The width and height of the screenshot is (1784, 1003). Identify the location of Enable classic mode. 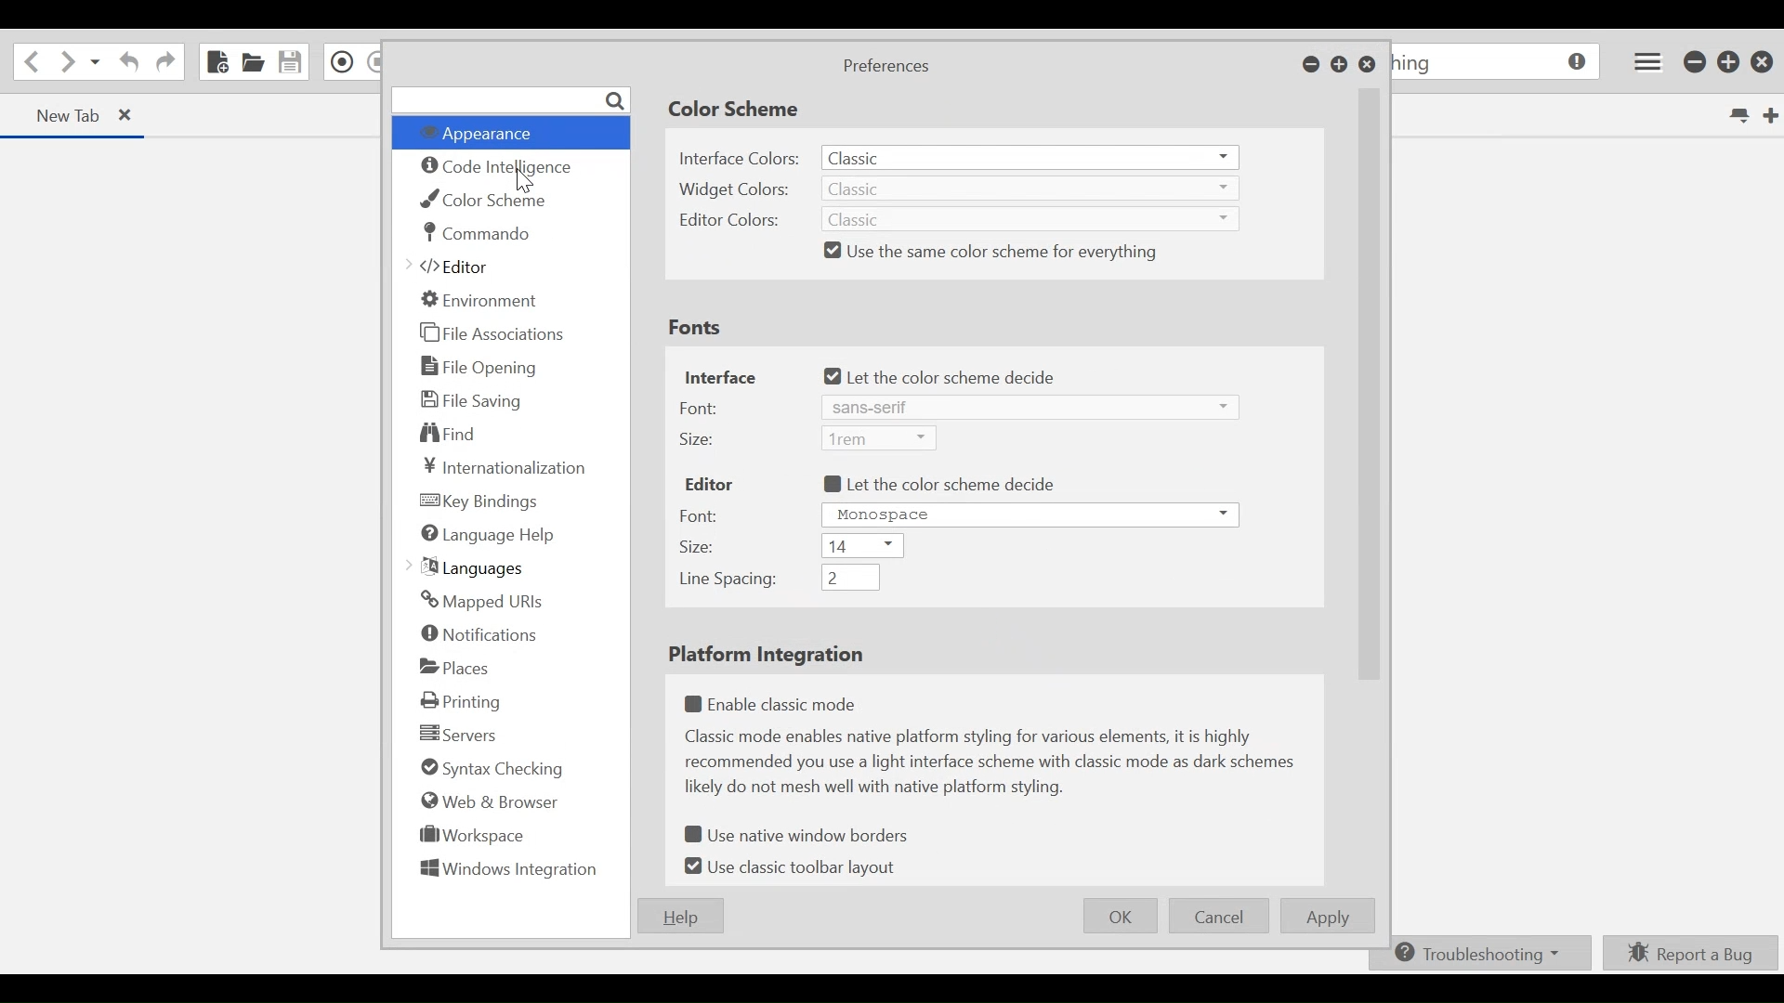
(780, 700).